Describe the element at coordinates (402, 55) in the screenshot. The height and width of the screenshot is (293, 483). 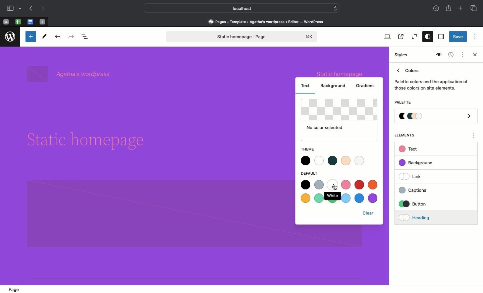
I see `Styles` at that location.